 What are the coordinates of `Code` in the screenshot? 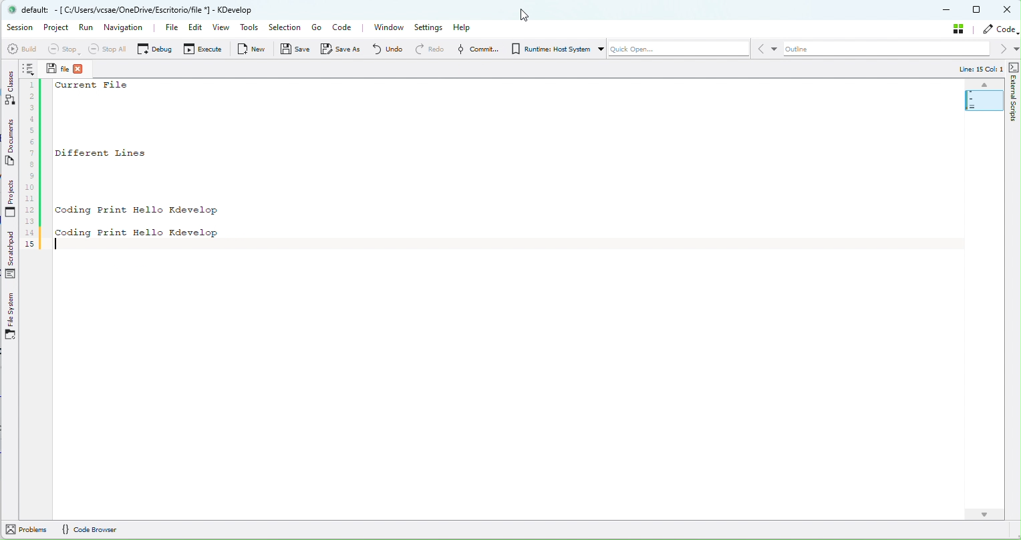 It's located at (345, 29).